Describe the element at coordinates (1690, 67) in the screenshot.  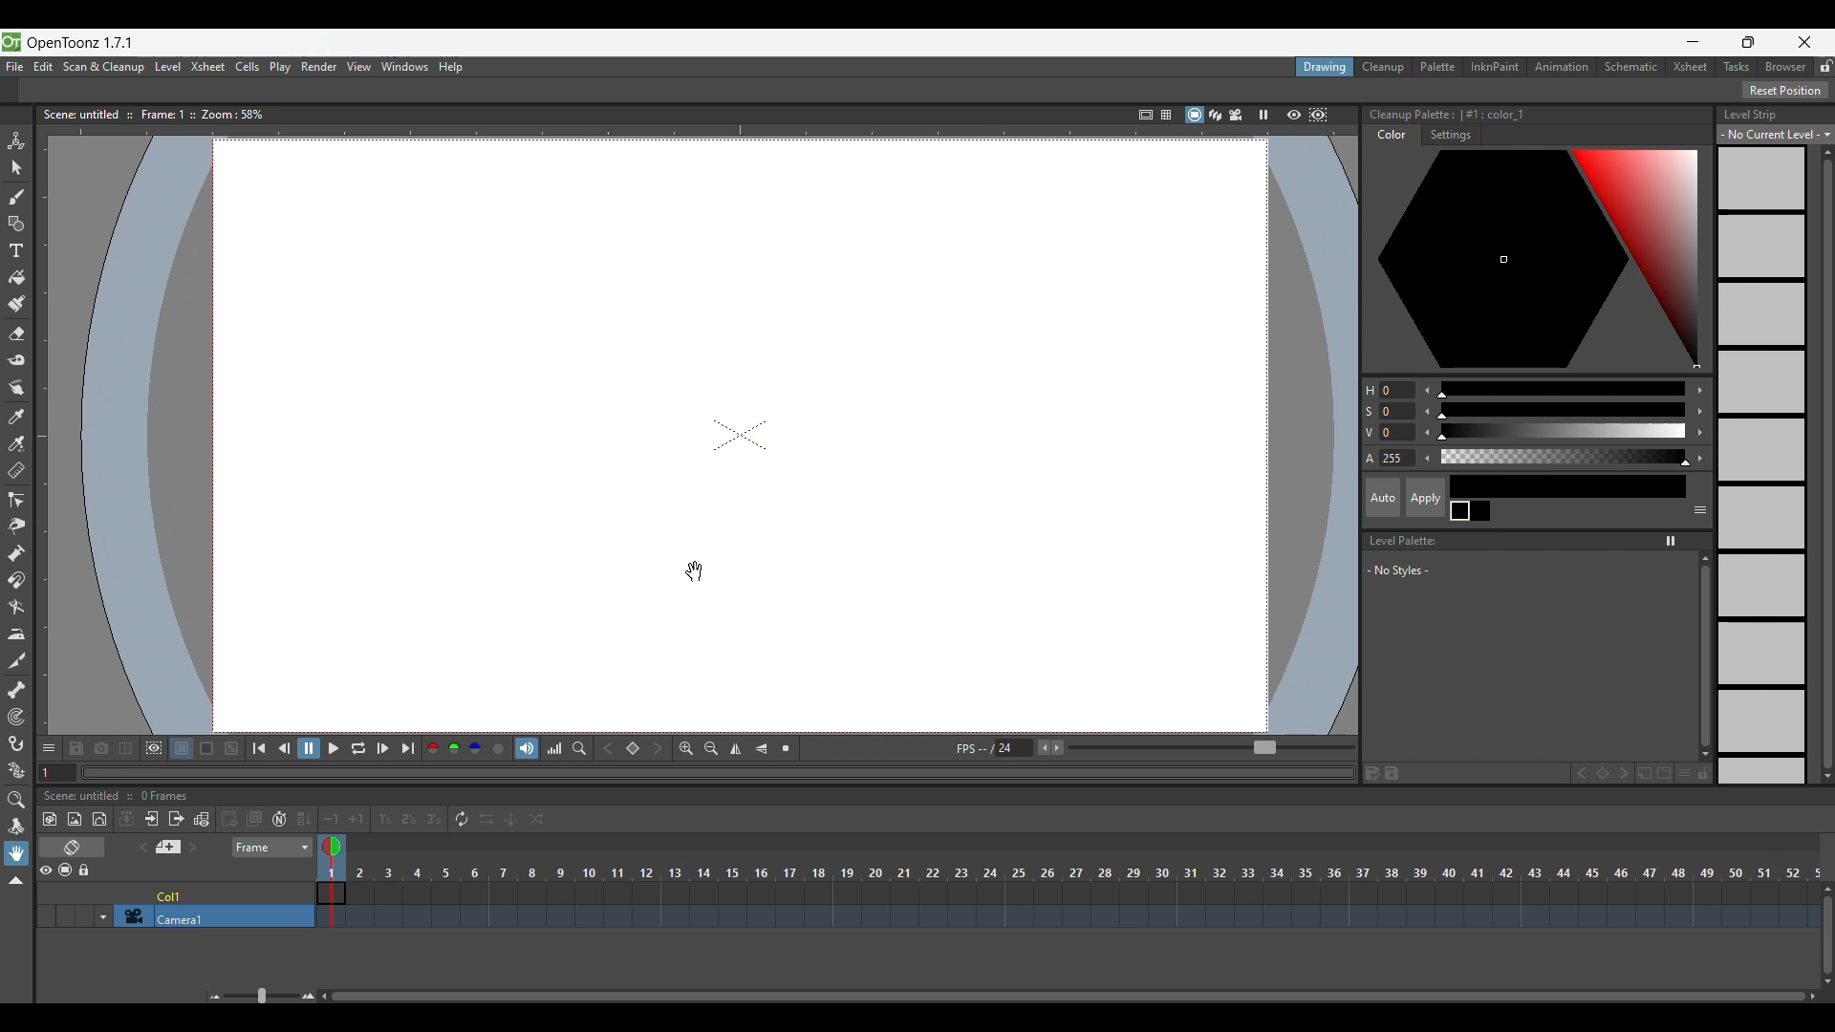
I see `Xsheet` at that location.